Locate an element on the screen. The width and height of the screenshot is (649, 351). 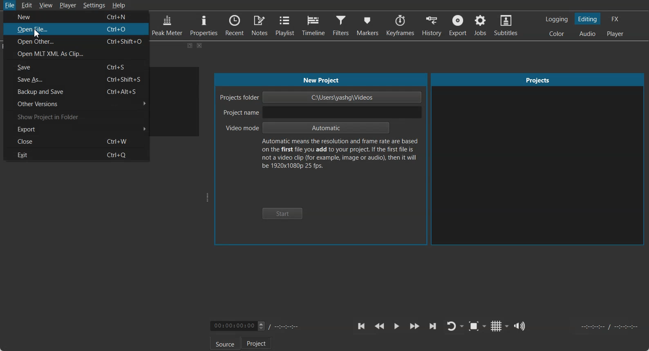
Ctrl+Q is located at coordinates (119, 156).